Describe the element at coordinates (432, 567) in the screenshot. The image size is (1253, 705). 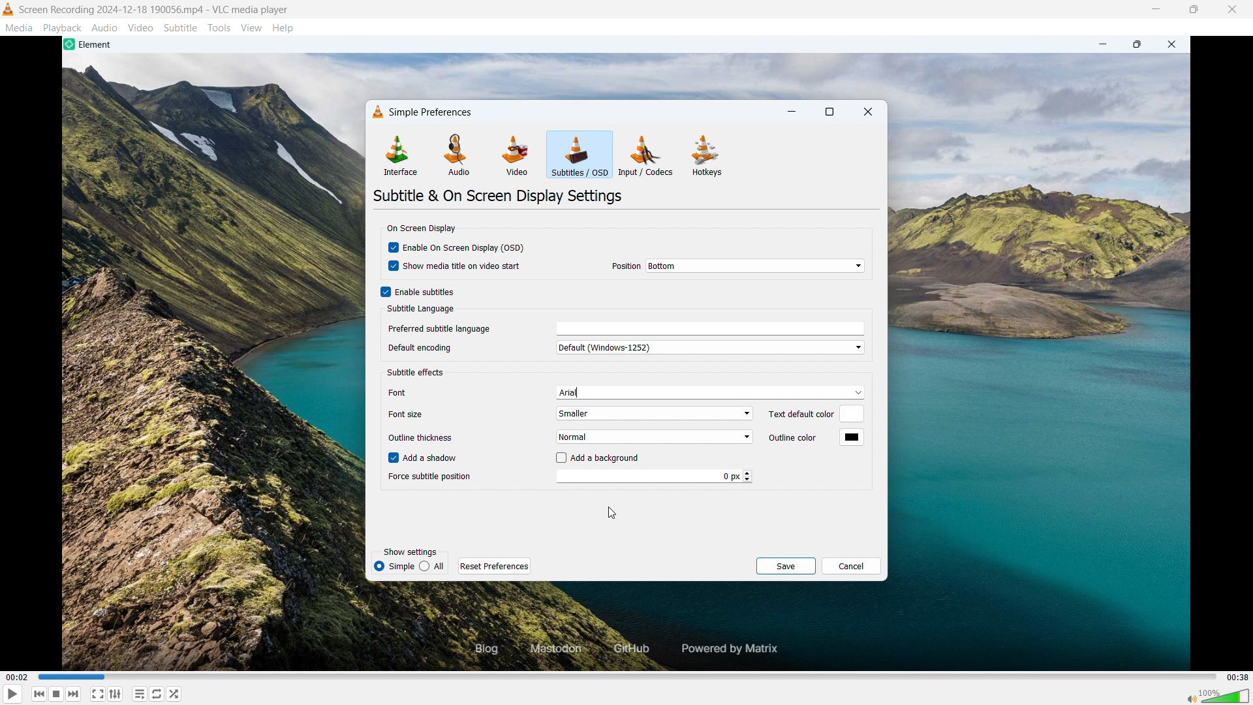
I see `simple` at that location.